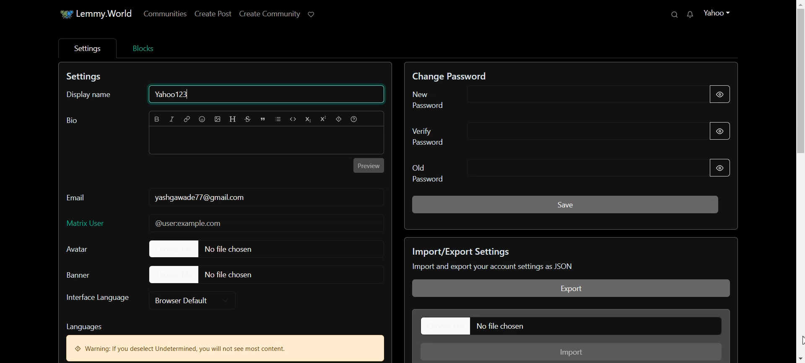  I want to click on Preview, so click(369, 165).